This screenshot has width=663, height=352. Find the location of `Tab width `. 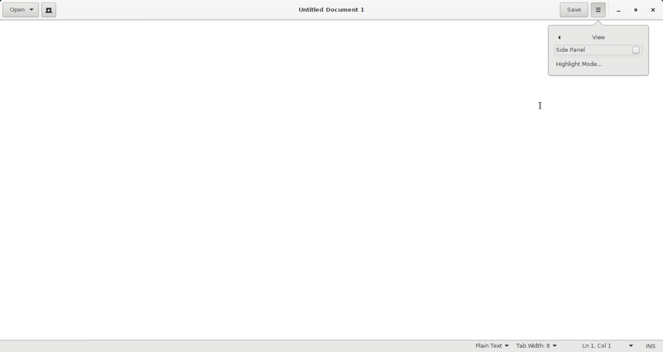

Tab width  is located at coordinates (536, 346).